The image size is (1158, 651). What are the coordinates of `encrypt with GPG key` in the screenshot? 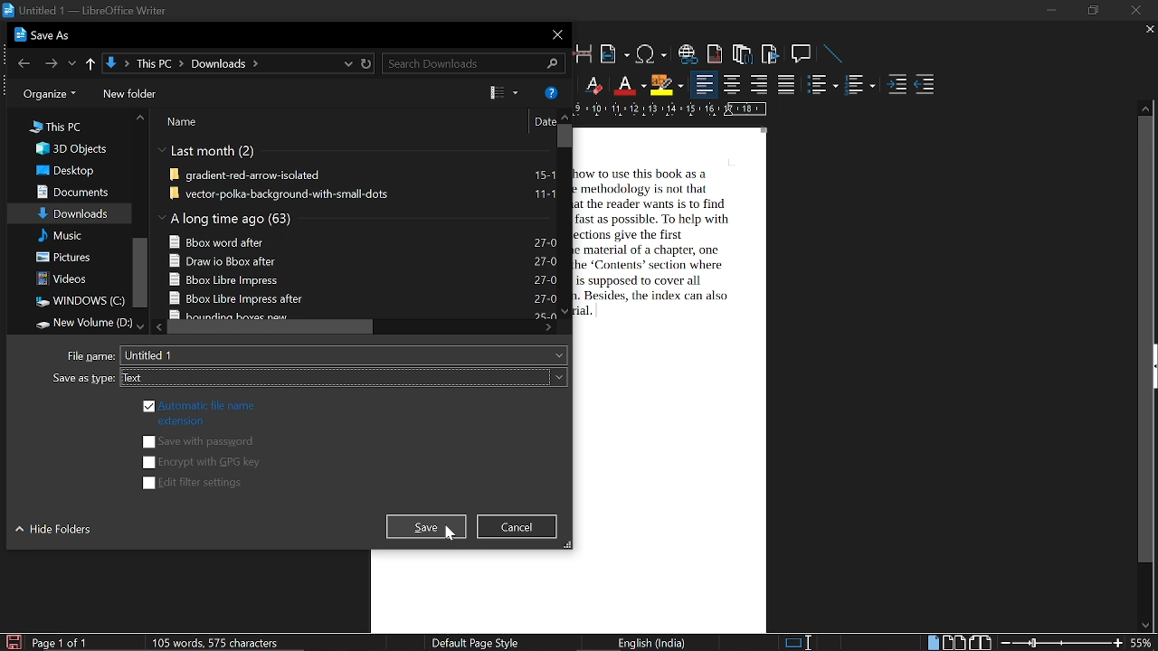 It's located at (200, 462).